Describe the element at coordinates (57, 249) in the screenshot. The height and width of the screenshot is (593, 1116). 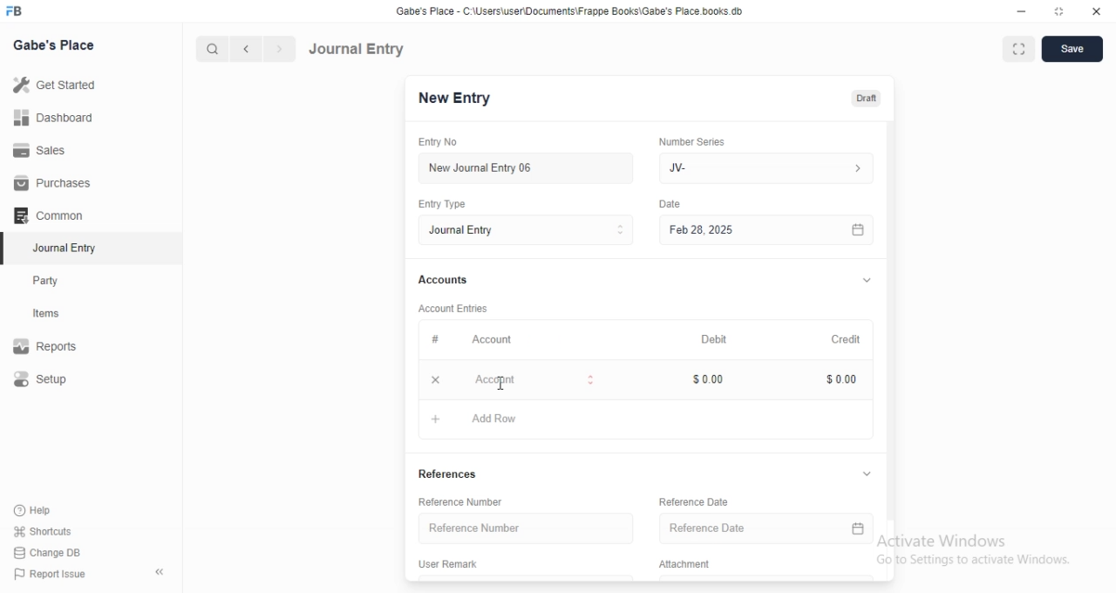
I see `Journal Entry` at that location.